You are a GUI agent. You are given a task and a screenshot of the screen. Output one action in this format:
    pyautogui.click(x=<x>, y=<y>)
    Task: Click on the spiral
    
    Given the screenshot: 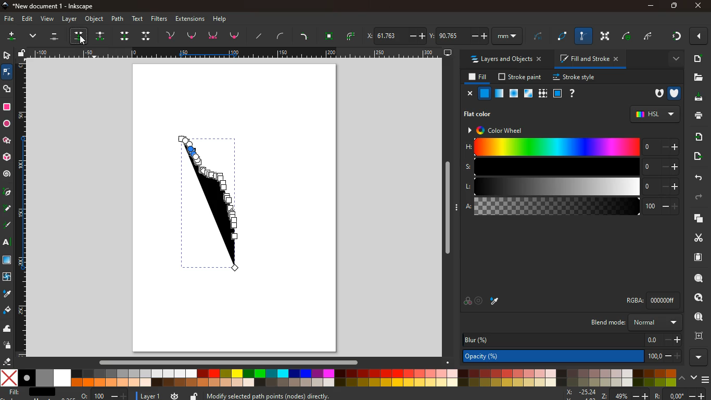 What is the action you would take?
    pyautogui.click(x=7, y=174)
    